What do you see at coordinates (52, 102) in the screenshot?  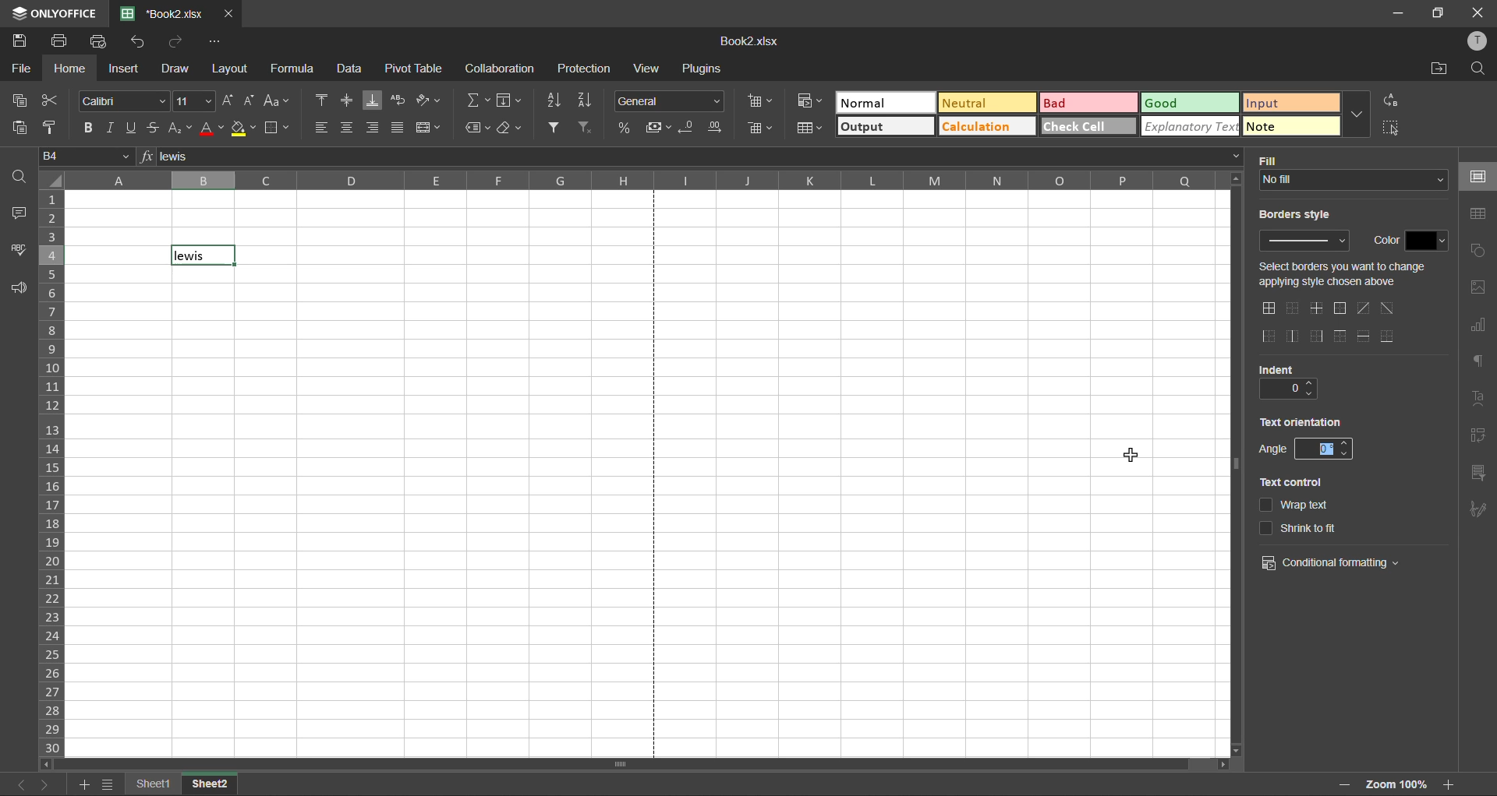 I see `cut` at bounding box center [52, 102].